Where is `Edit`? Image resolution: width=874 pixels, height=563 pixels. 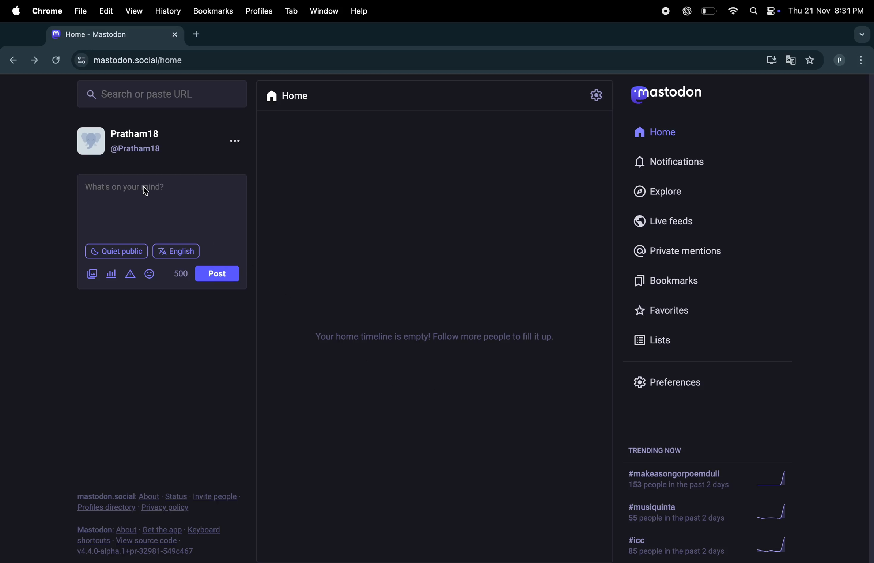
Edit is located at coordinates (106, 9).